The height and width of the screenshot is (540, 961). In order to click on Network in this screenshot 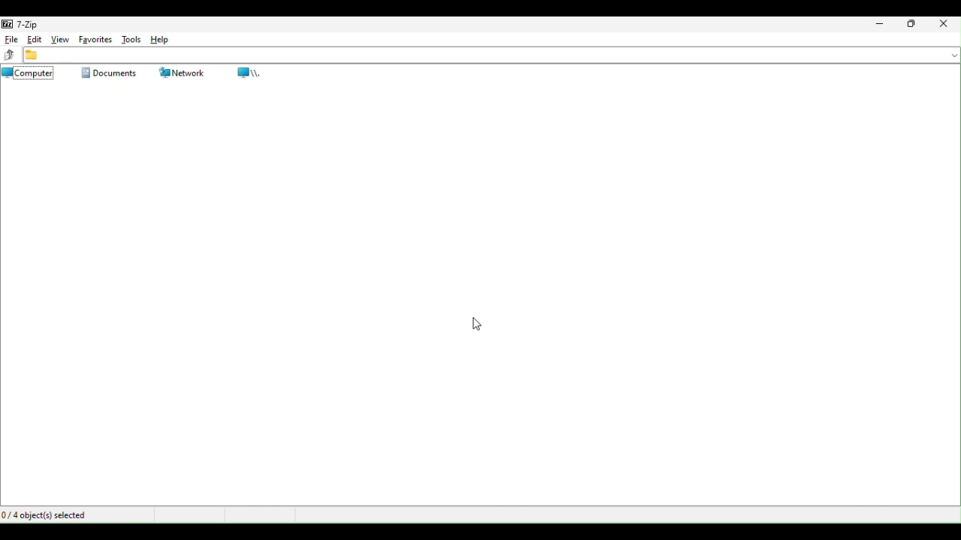, I will do `click(177, 73)`.